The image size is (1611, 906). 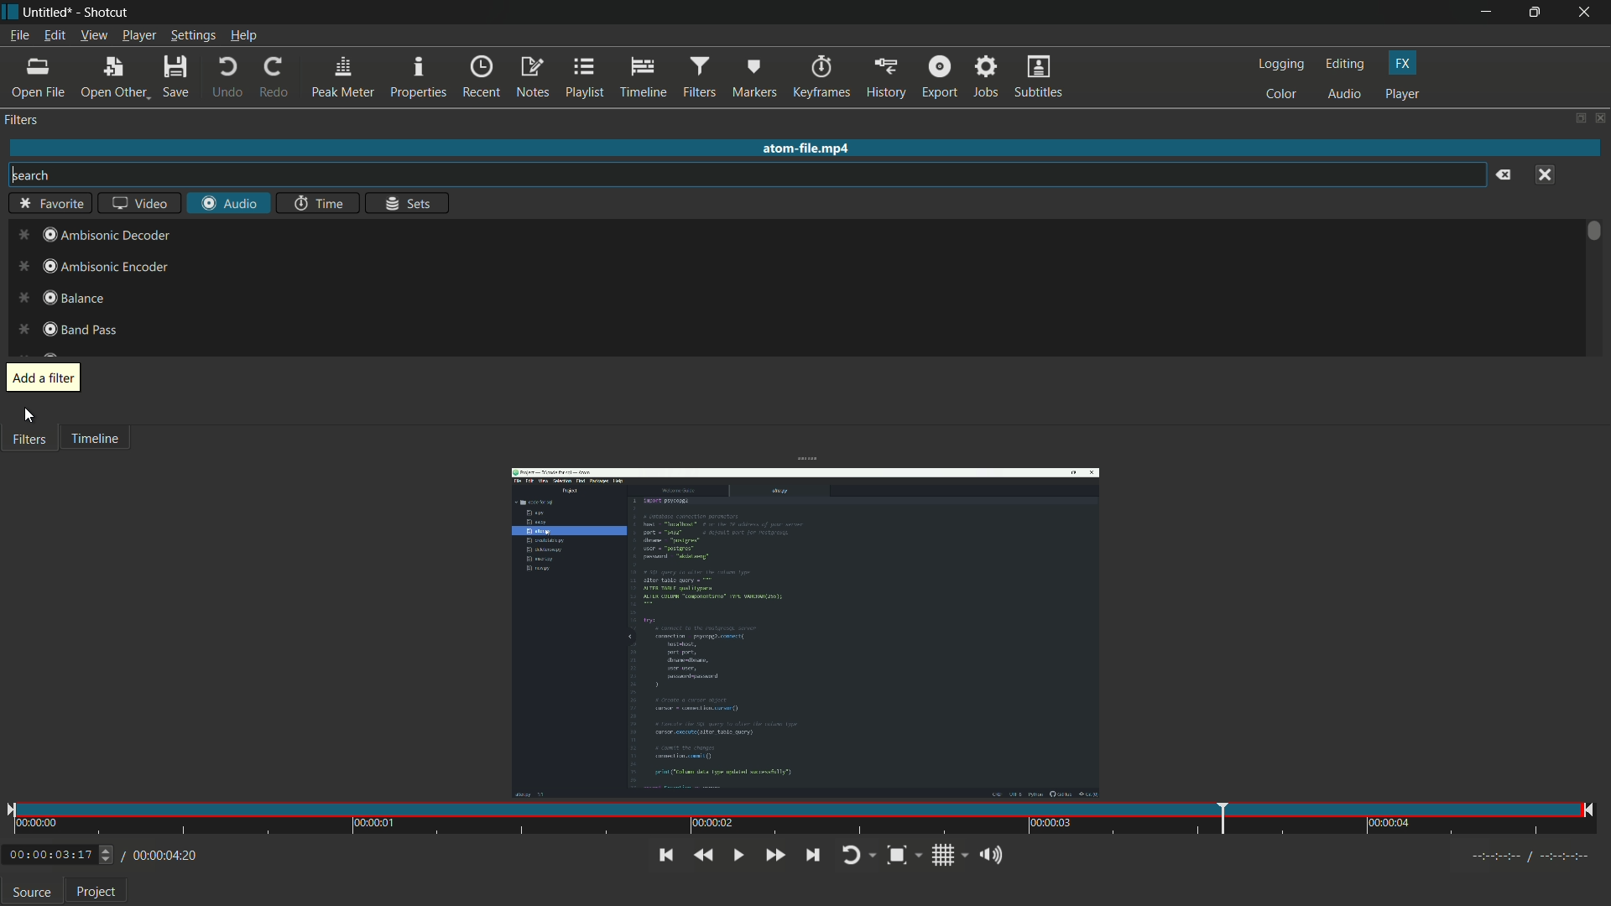 I want to click on properties, so click(x=420, y=78).